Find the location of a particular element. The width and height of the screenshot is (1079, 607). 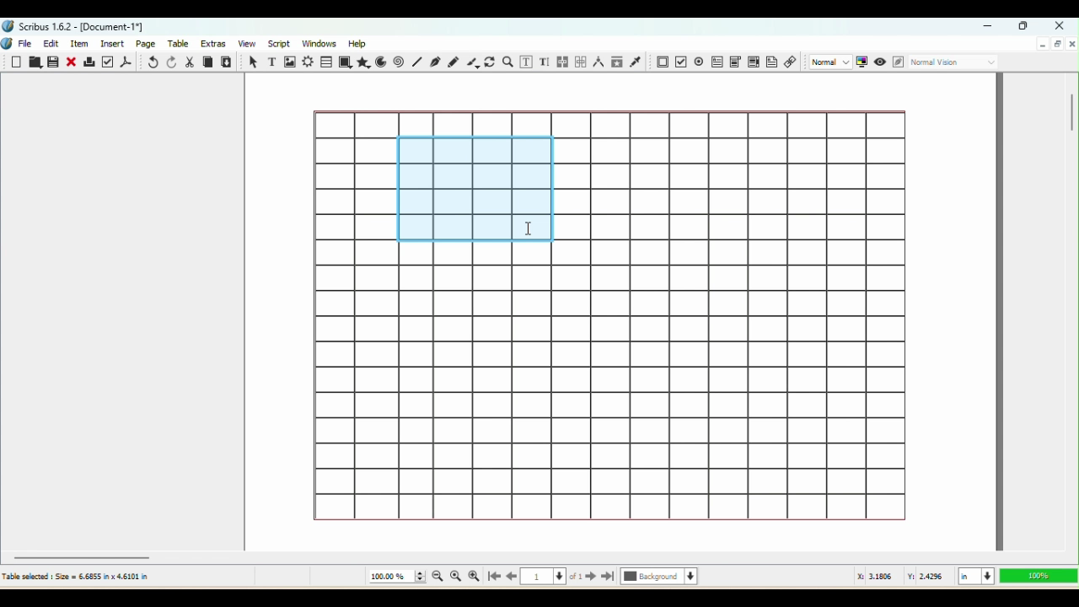

Bezier curve is located at coordinates (436, 63).